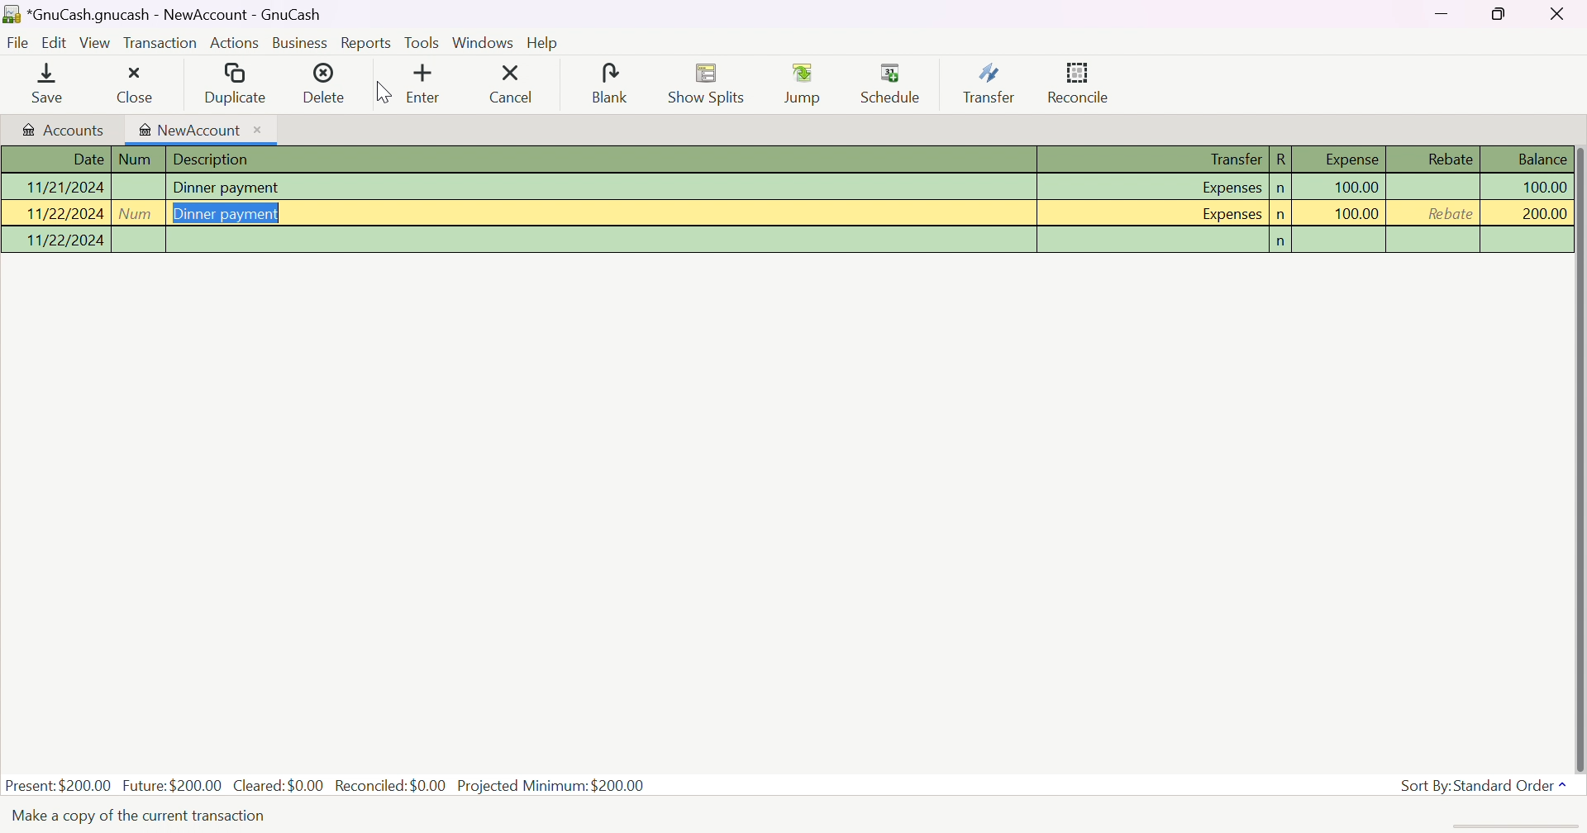 The width and height of the screenshot is (1587, 833). Describe the element at coordinates (41, 86) in the screenshot. I see `Save` at that location.